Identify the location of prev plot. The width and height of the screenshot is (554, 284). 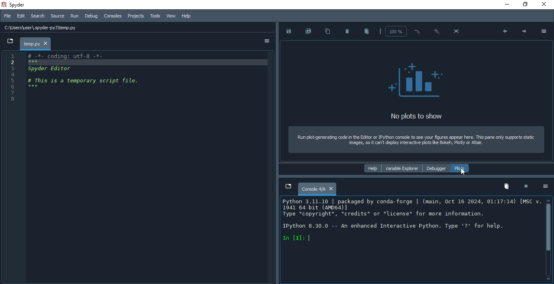
(503, 32).